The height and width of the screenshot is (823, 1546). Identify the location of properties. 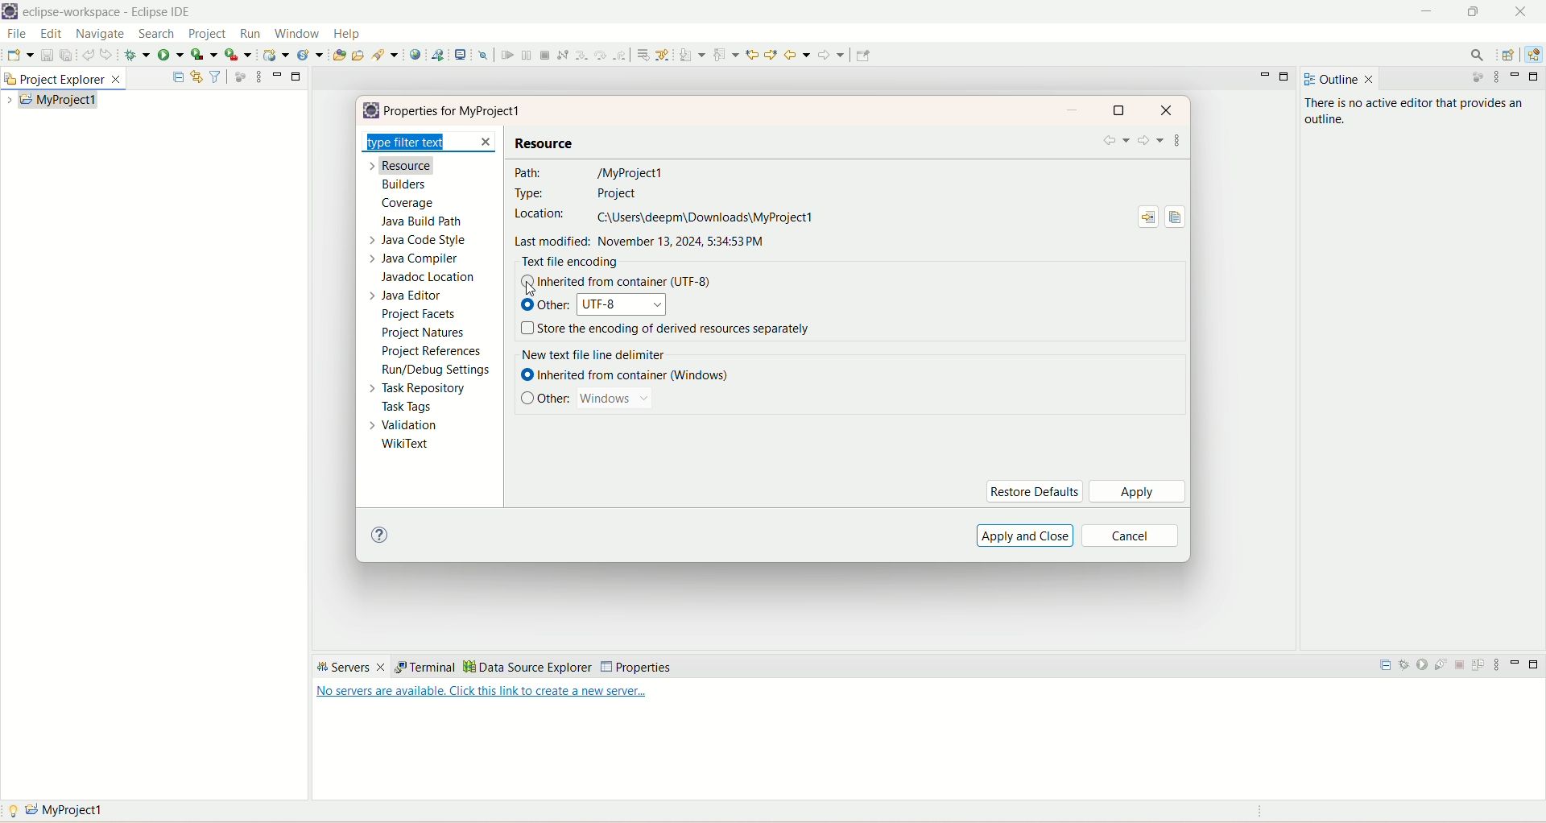
(457, 112).